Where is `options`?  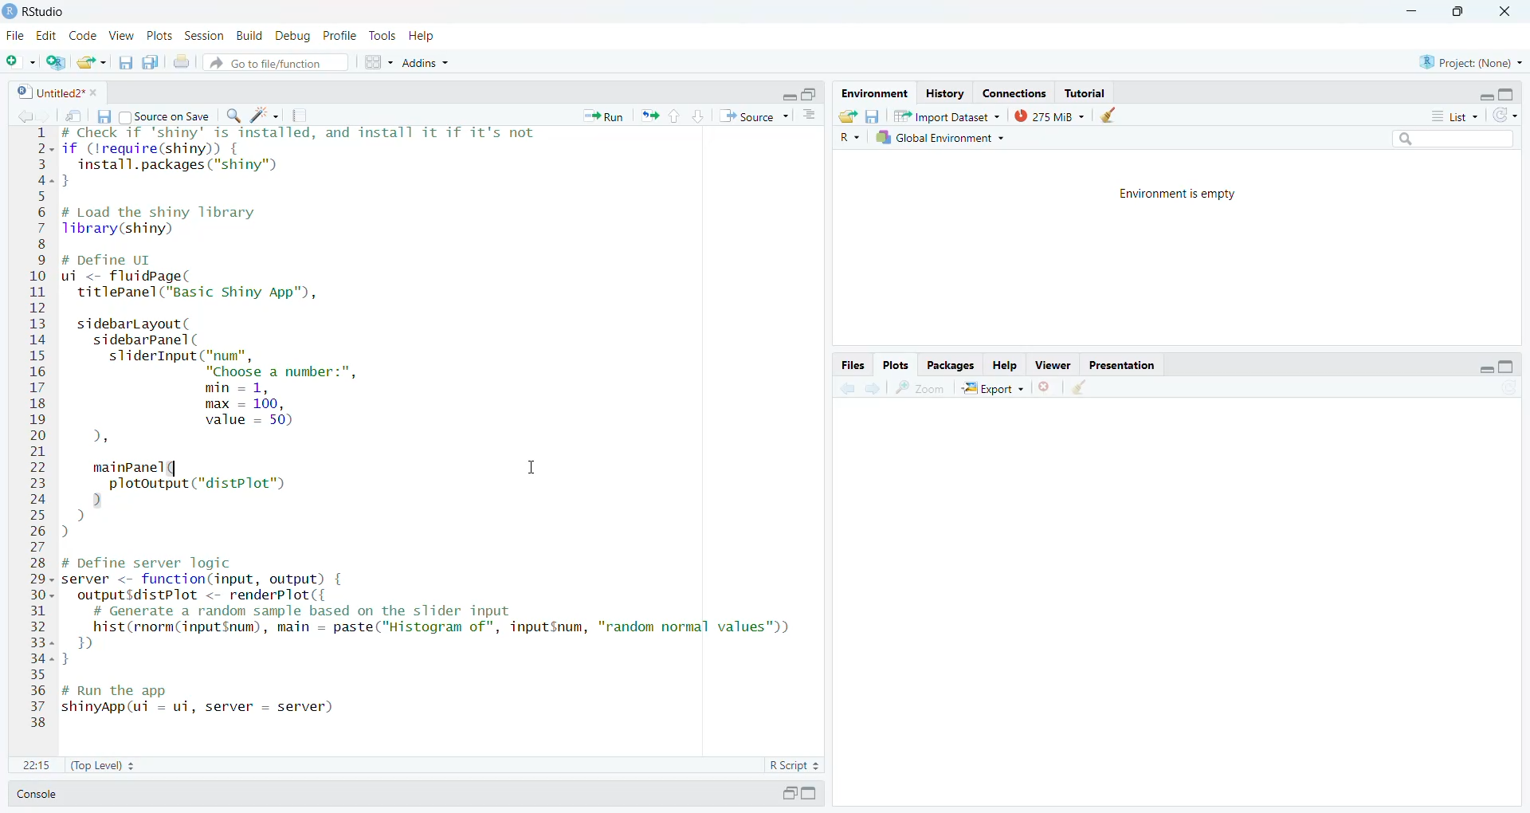 options is located at coordinates (379, 61).